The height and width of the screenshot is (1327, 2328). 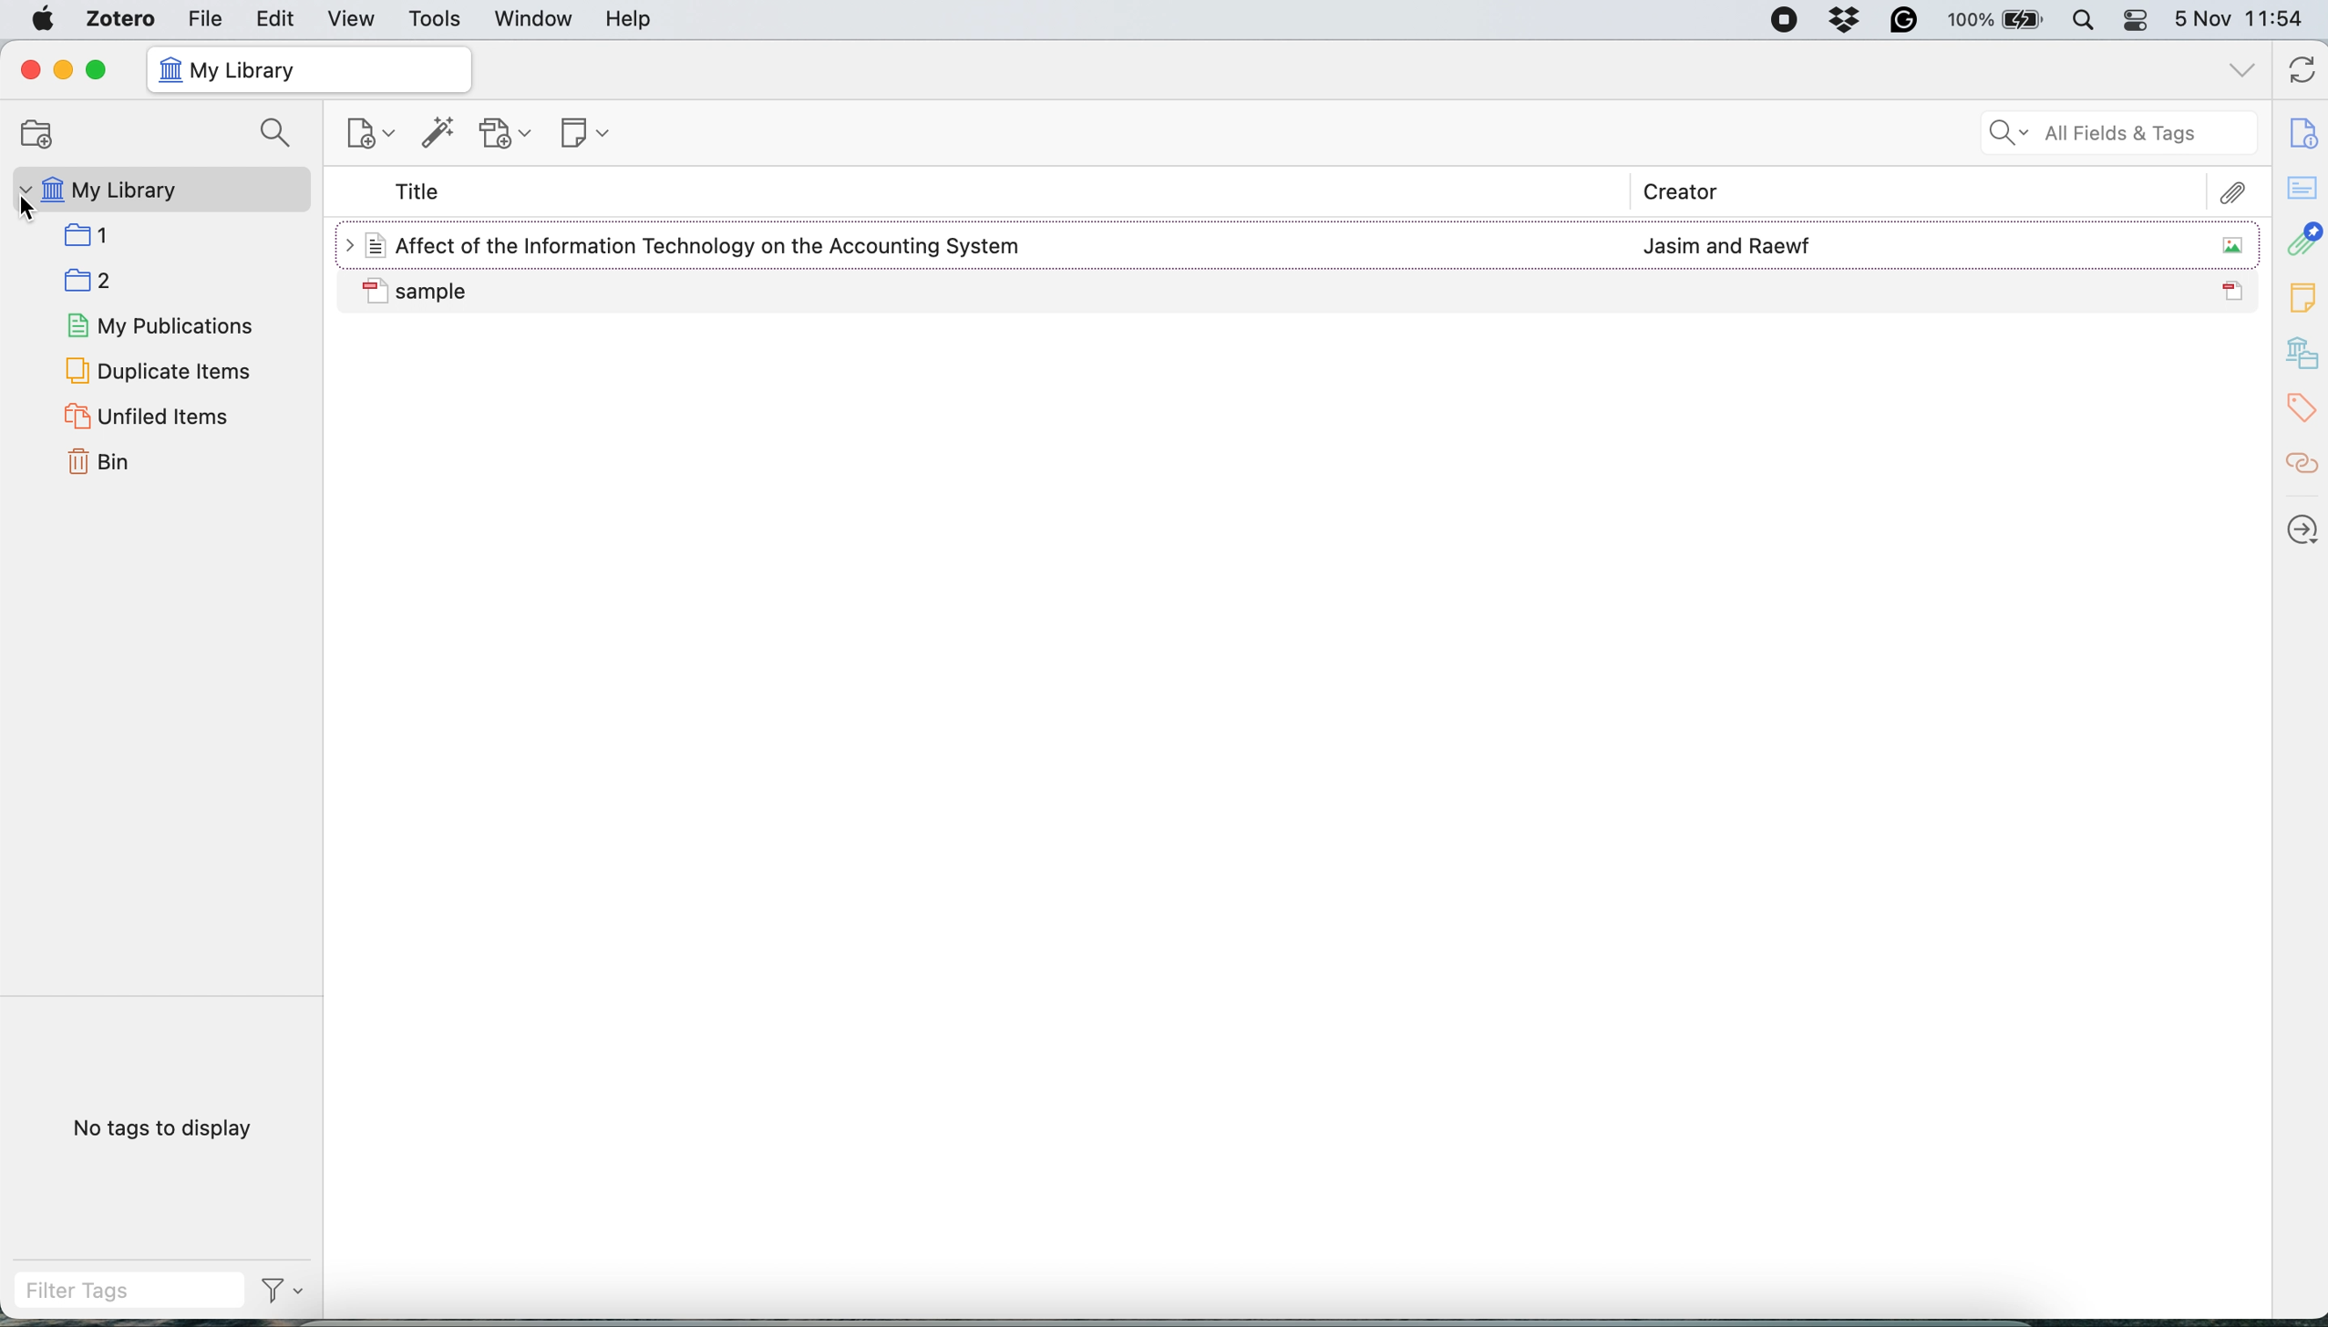 I want to click on item info, so click(x=2300, y=131).